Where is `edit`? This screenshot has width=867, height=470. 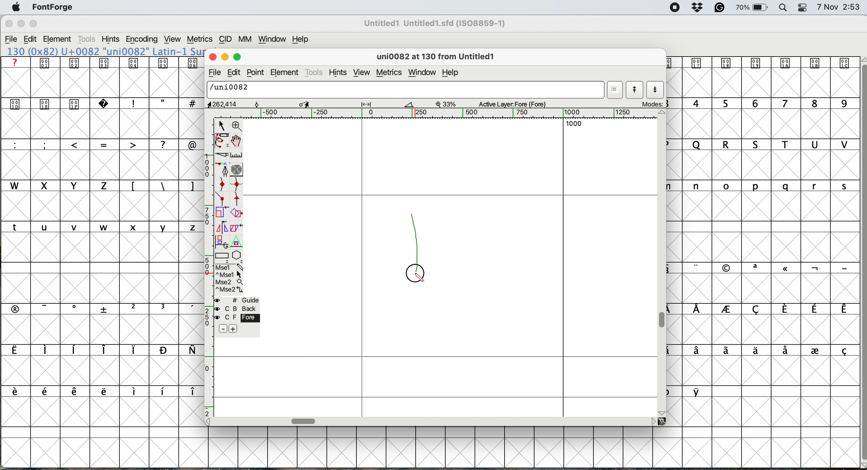 edit is located at coordinates (236, 72).